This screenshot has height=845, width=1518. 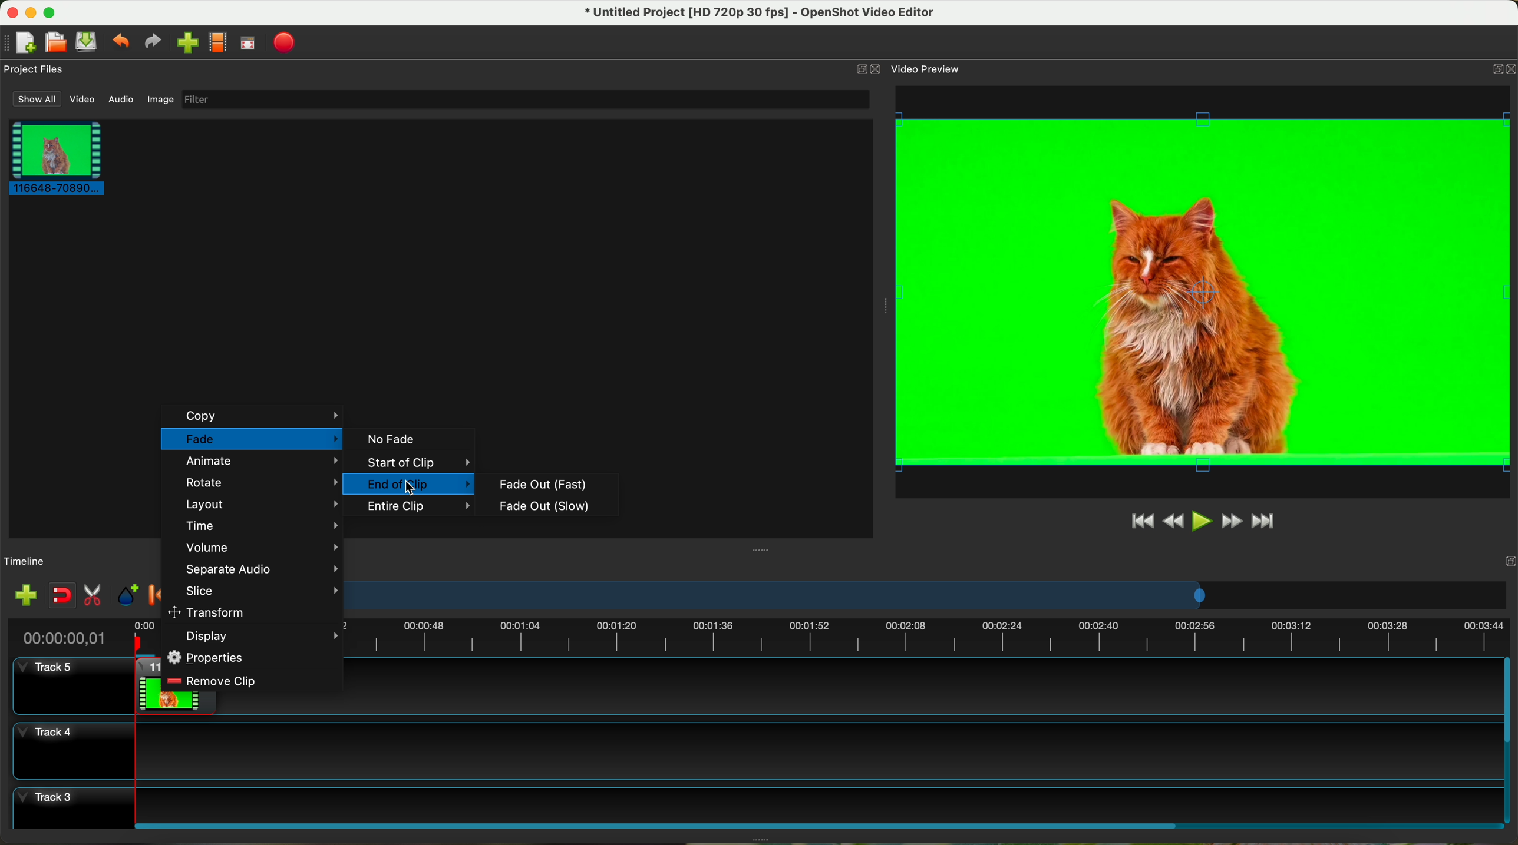 What do you see at coordinates (208, 657) in the screenshot?
I see `properties` at bounding box center [208, 657].